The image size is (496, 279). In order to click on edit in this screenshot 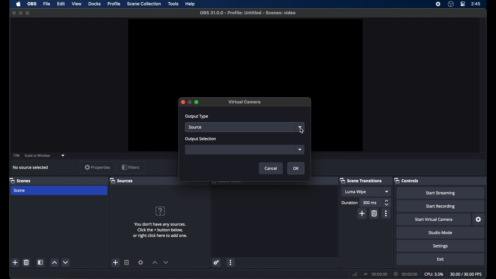, I will do `click(61, 3)`.